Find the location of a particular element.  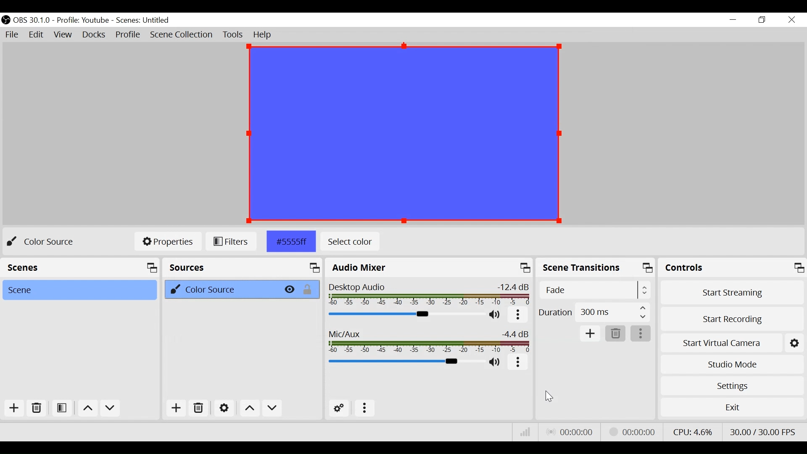

Desktop Audio is located at coordinates (428, 295).